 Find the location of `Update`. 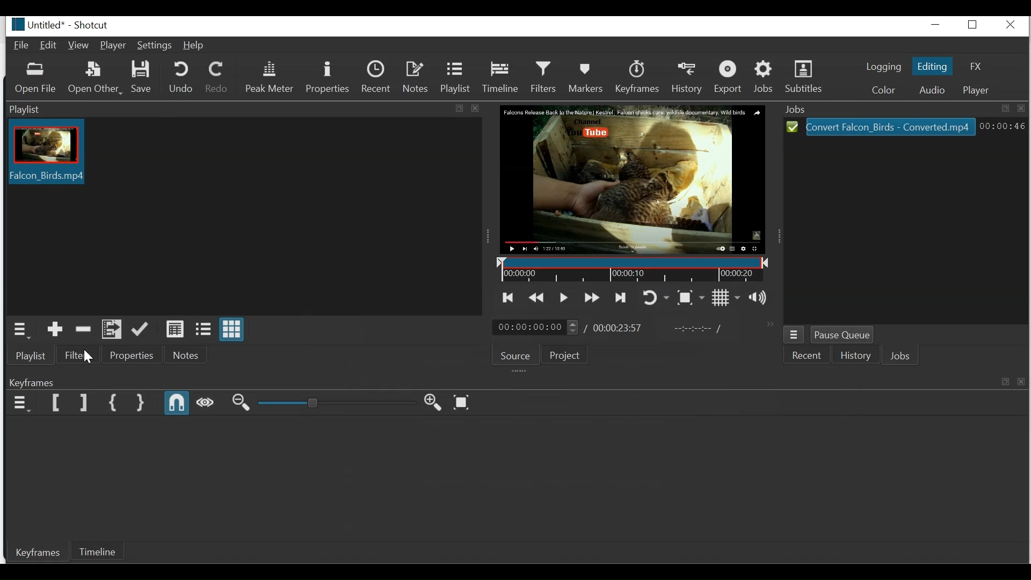

Update is located at coordinates (140, 330).